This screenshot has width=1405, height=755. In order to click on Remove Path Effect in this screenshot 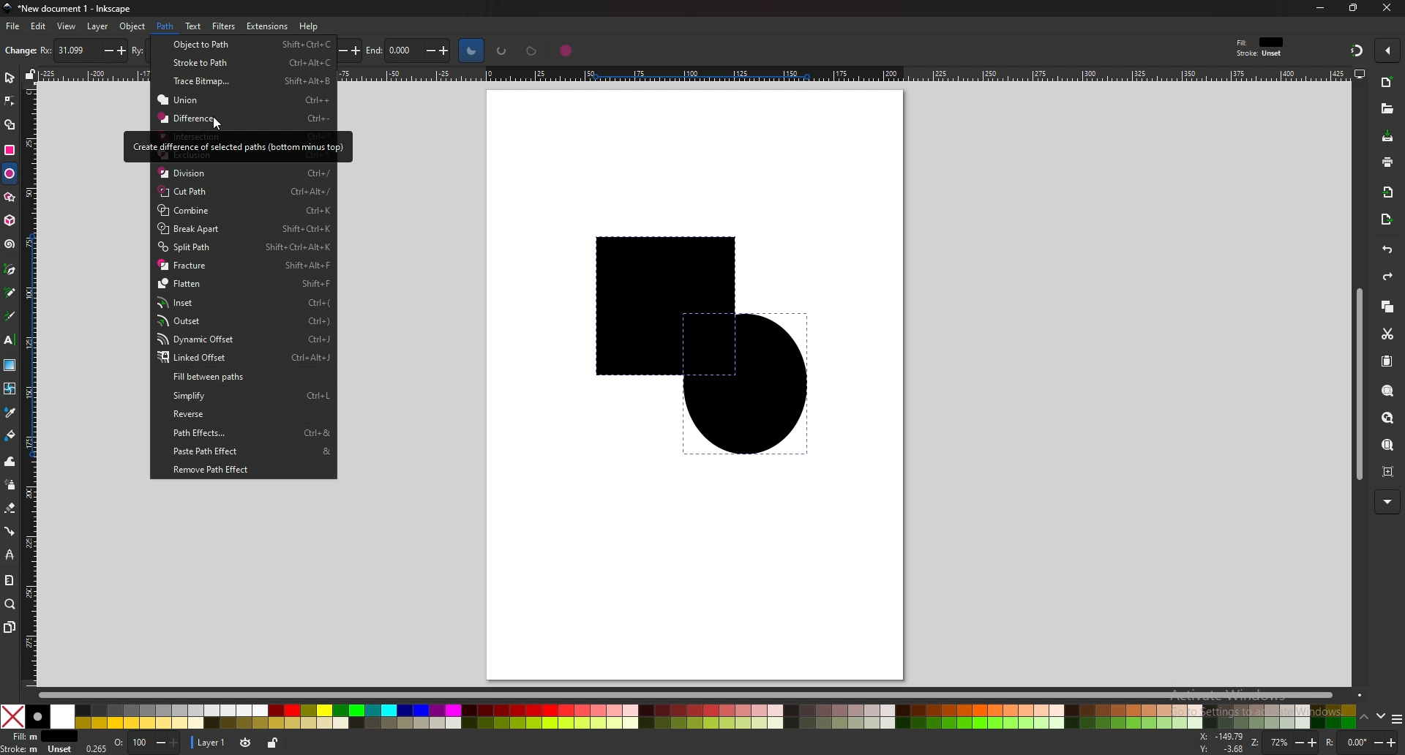, I will do `click(220, 470)`.